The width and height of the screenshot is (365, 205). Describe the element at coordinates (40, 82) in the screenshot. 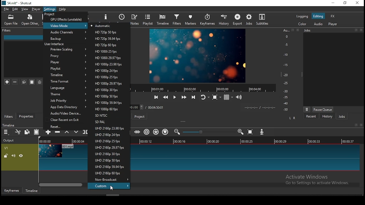

I see `save filter set` at that location.